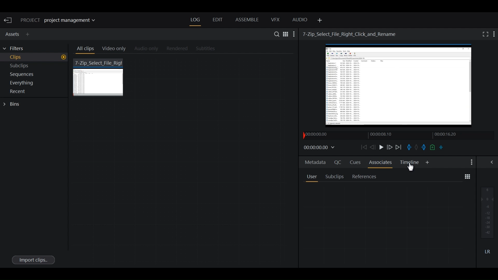  Describe the element at coordinates (35, 75) in the screenshot. I see `Show sequences in current project` at that location.